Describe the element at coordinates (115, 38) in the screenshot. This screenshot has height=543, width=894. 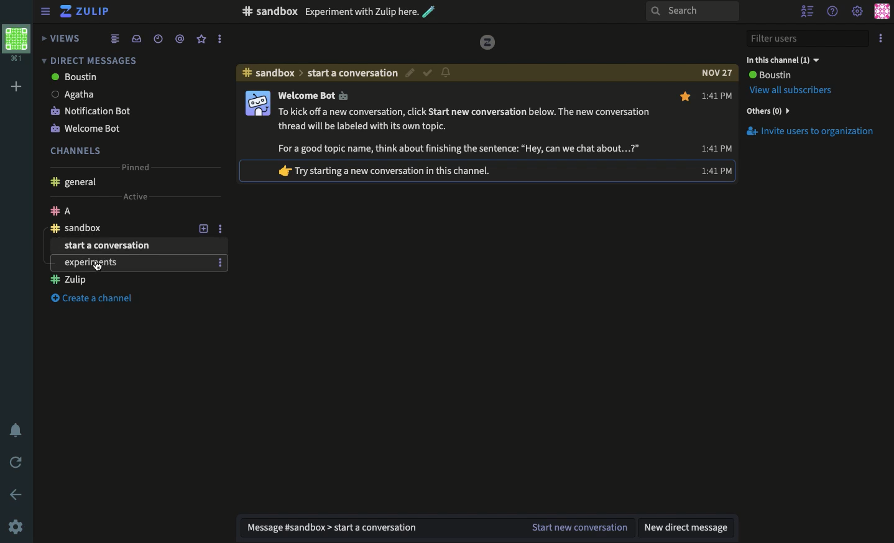
I see `Feed` at that location.